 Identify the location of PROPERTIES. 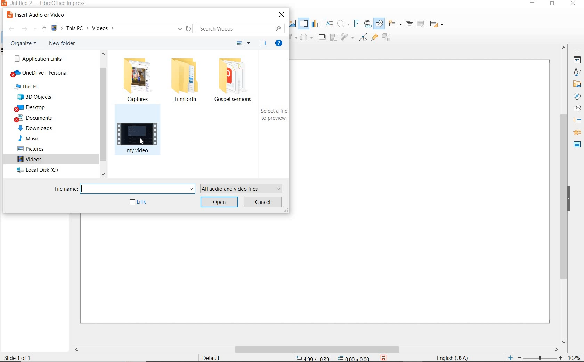
(578, 60).